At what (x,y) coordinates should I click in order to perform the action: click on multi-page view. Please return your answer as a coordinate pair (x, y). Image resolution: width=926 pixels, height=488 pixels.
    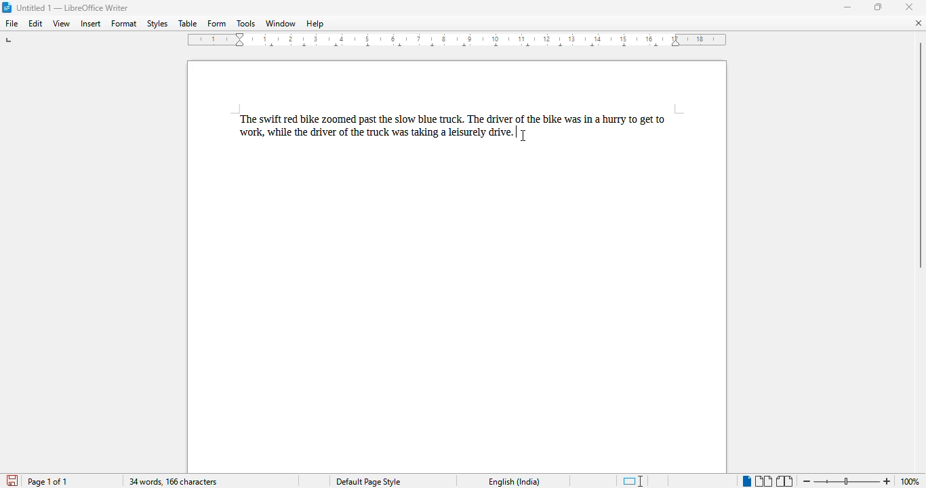
    Looking at the image, I should click on (764, 481).